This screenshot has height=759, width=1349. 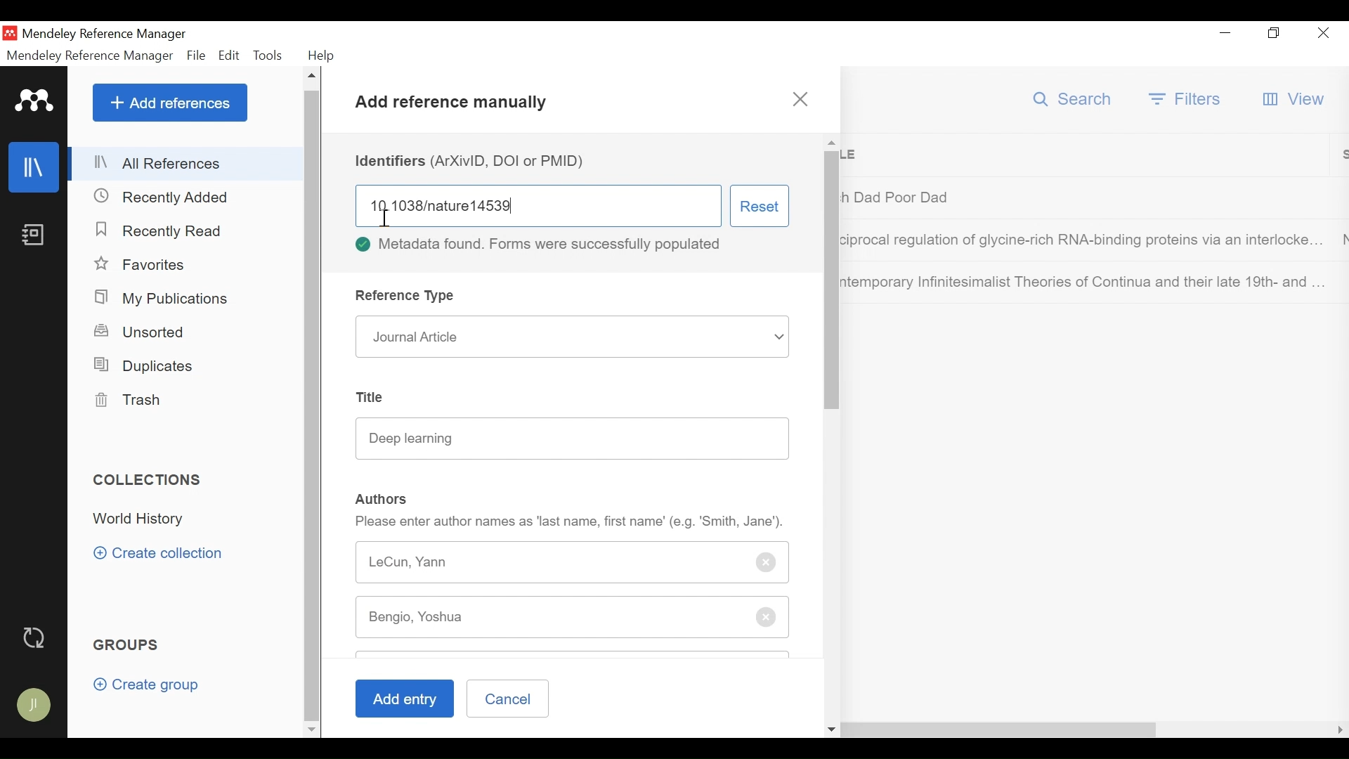 I want to click on insertion cursor, so click(x=382, y=216).